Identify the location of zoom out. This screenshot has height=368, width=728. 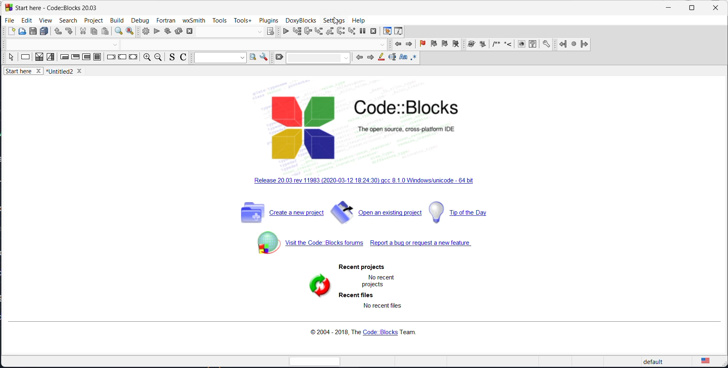
(158, 58).